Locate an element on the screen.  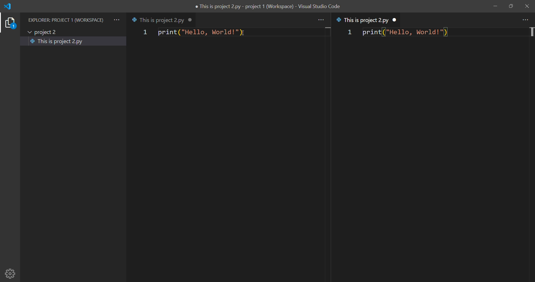
close is located at coordinates (527, 6).